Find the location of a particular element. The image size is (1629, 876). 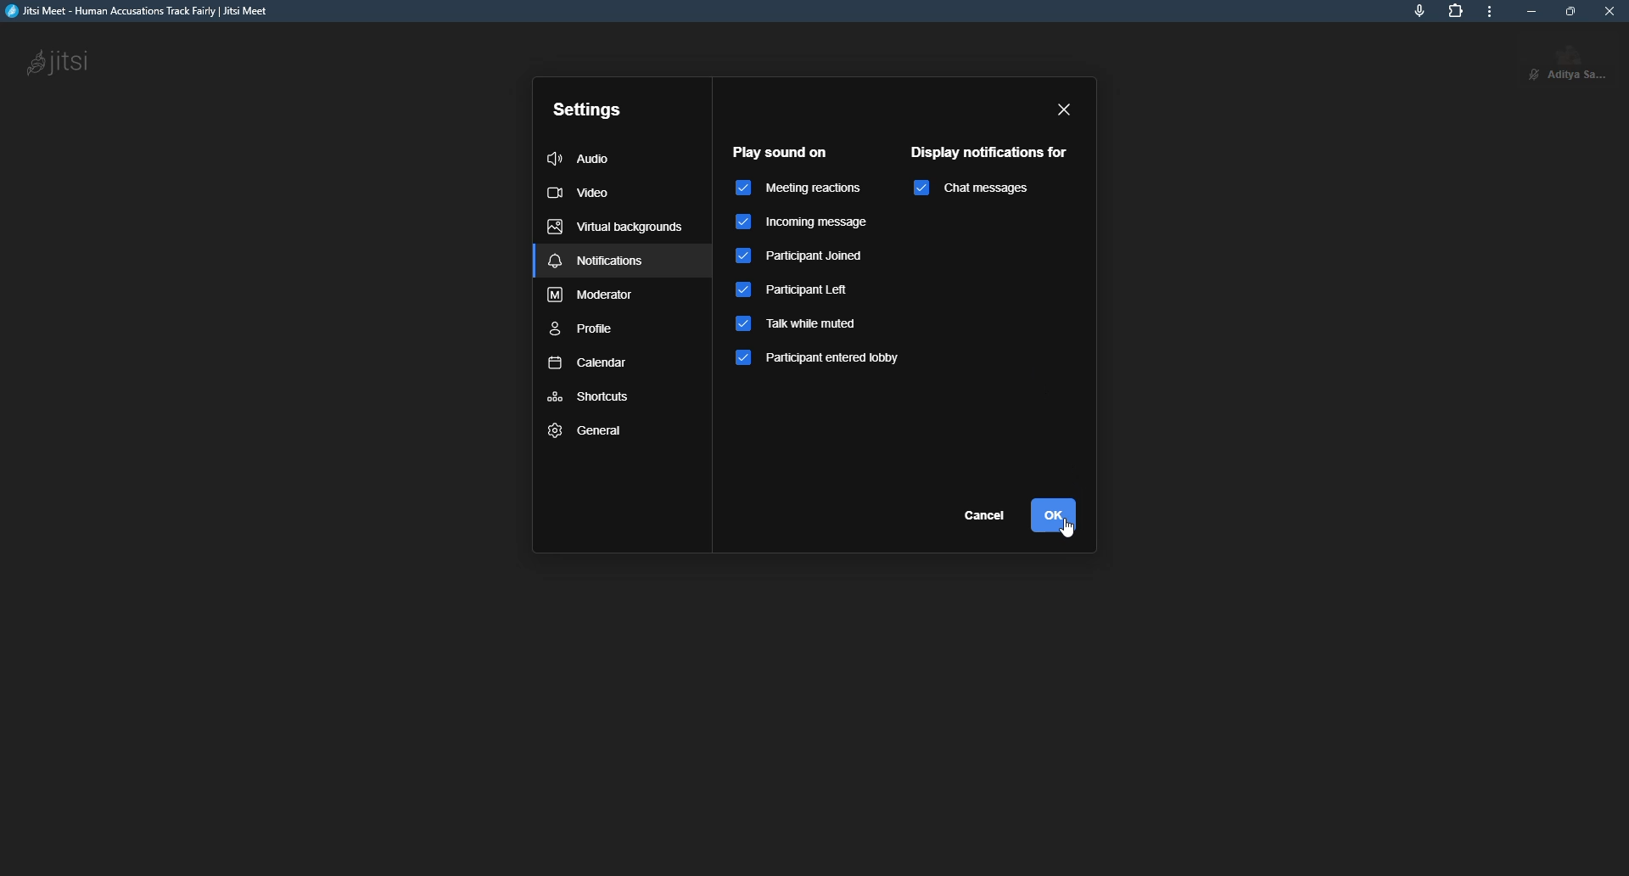

notifications is located at coordinates (598, 262).